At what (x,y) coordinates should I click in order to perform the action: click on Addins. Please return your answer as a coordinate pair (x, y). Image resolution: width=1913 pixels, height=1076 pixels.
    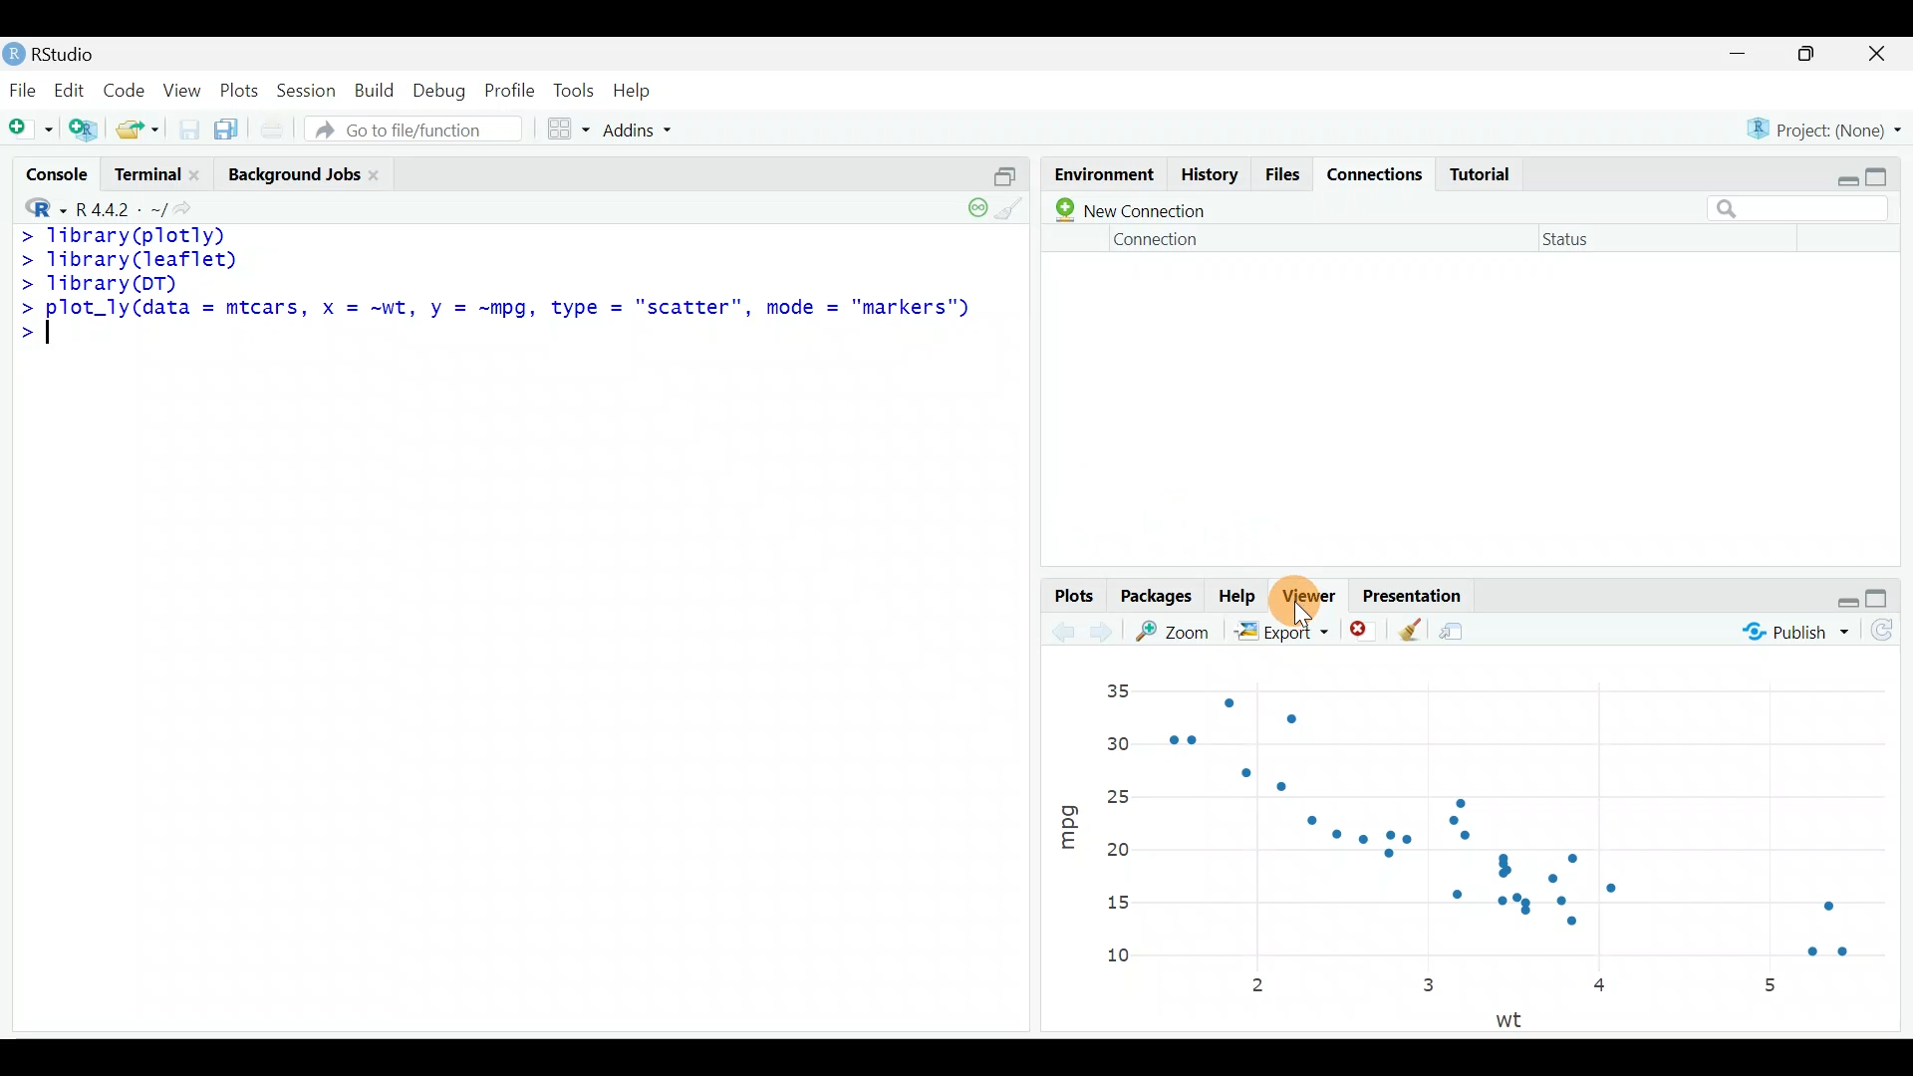
    Looking at the image, I should click on (642, 128).